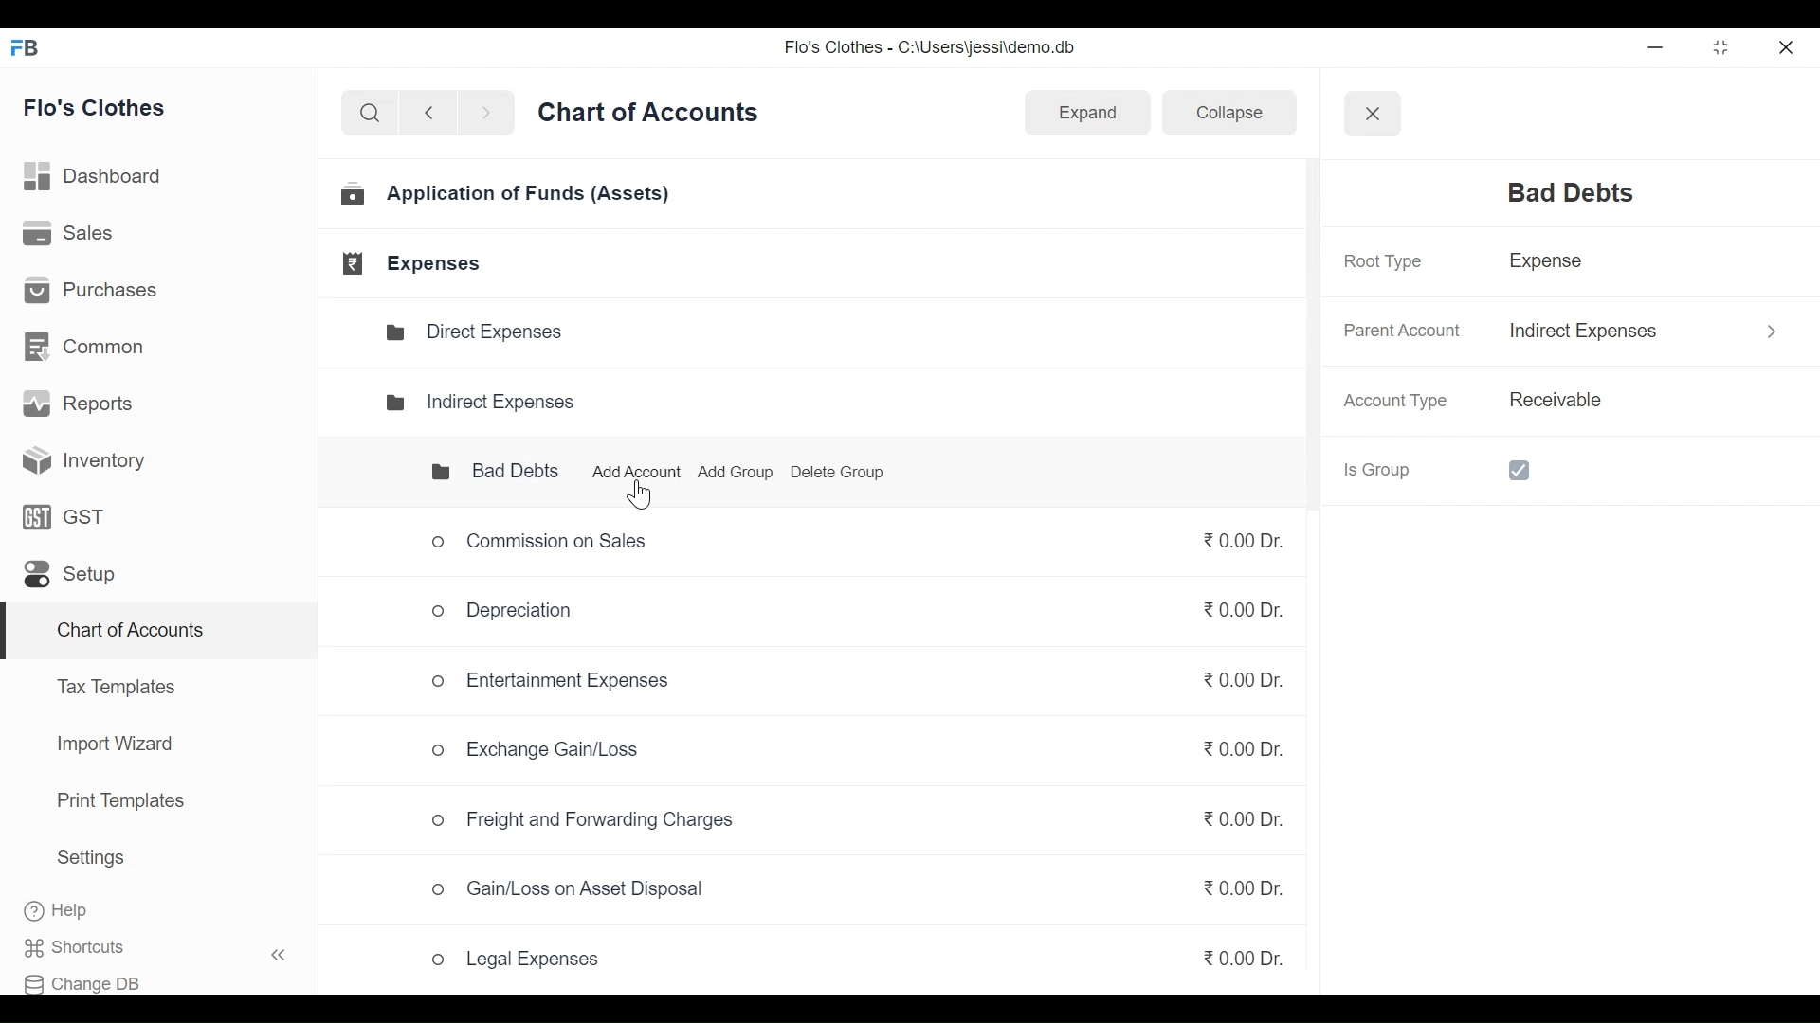 Image resolution: width=1820 pixels, height=1023 pixels. Describe the element at coordinates (842, 473) in the screenshot. I see `Delete Group` at that location.